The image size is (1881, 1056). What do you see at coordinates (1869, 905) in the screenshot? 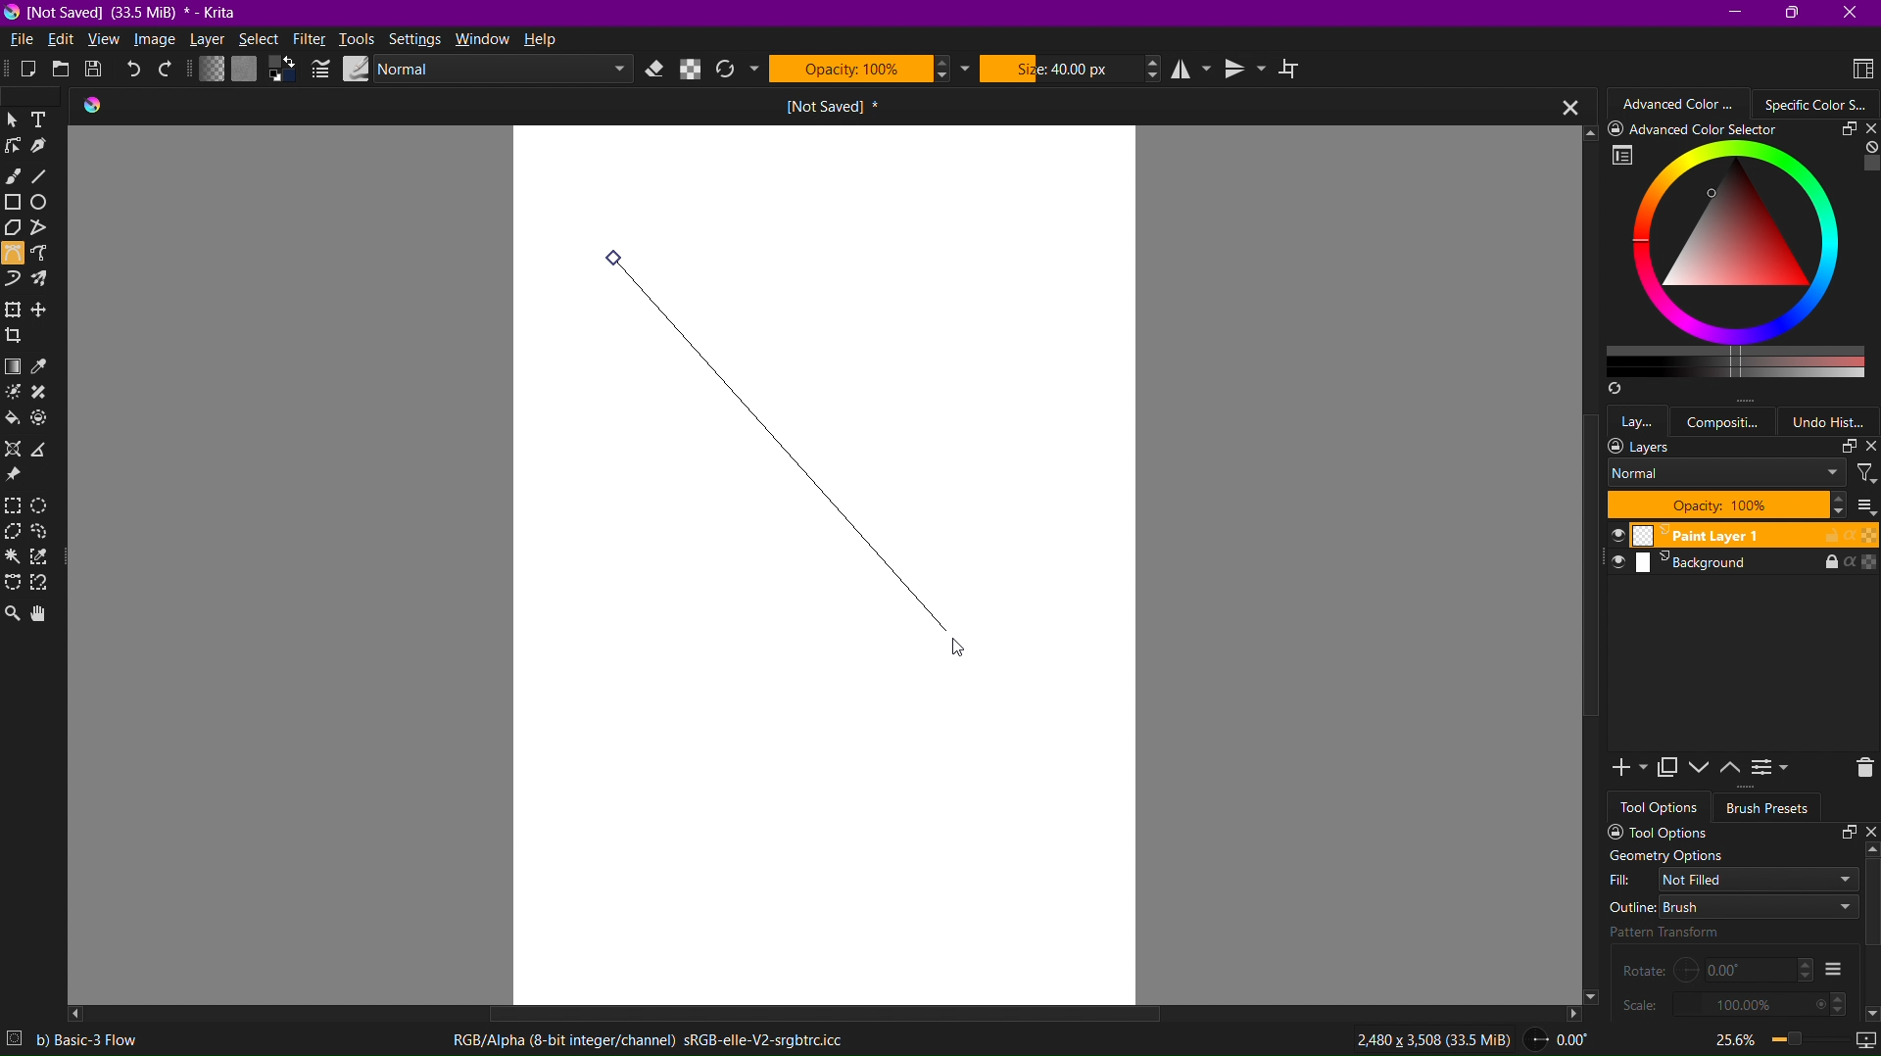
I see `Scrollbar` at bounding box center [1869, 905].